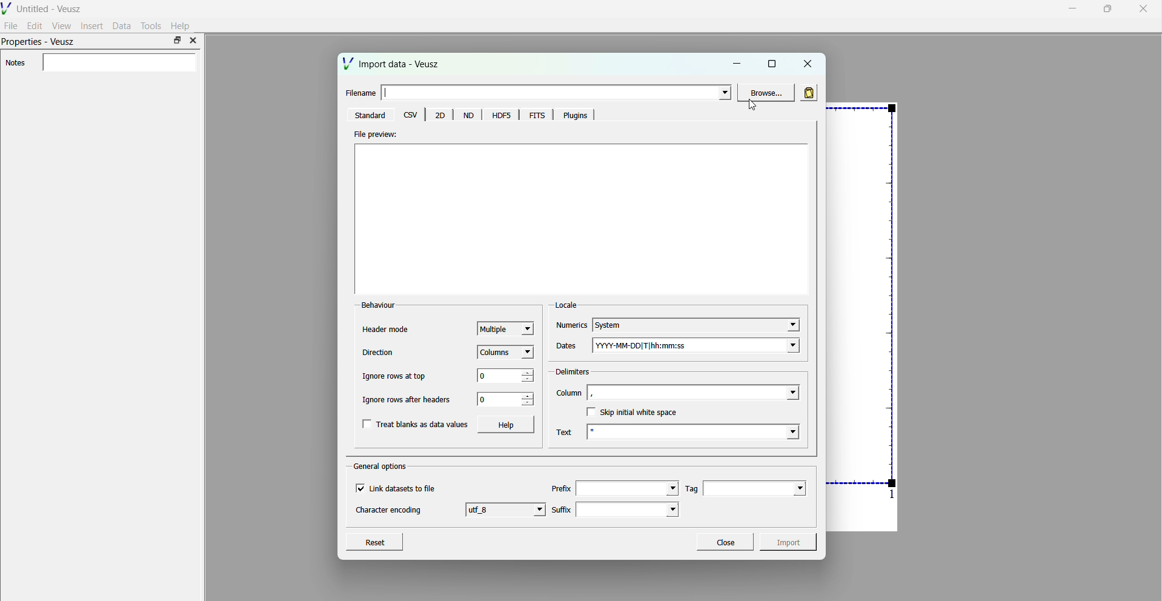  I want to click on Insert, so click(92, 25).